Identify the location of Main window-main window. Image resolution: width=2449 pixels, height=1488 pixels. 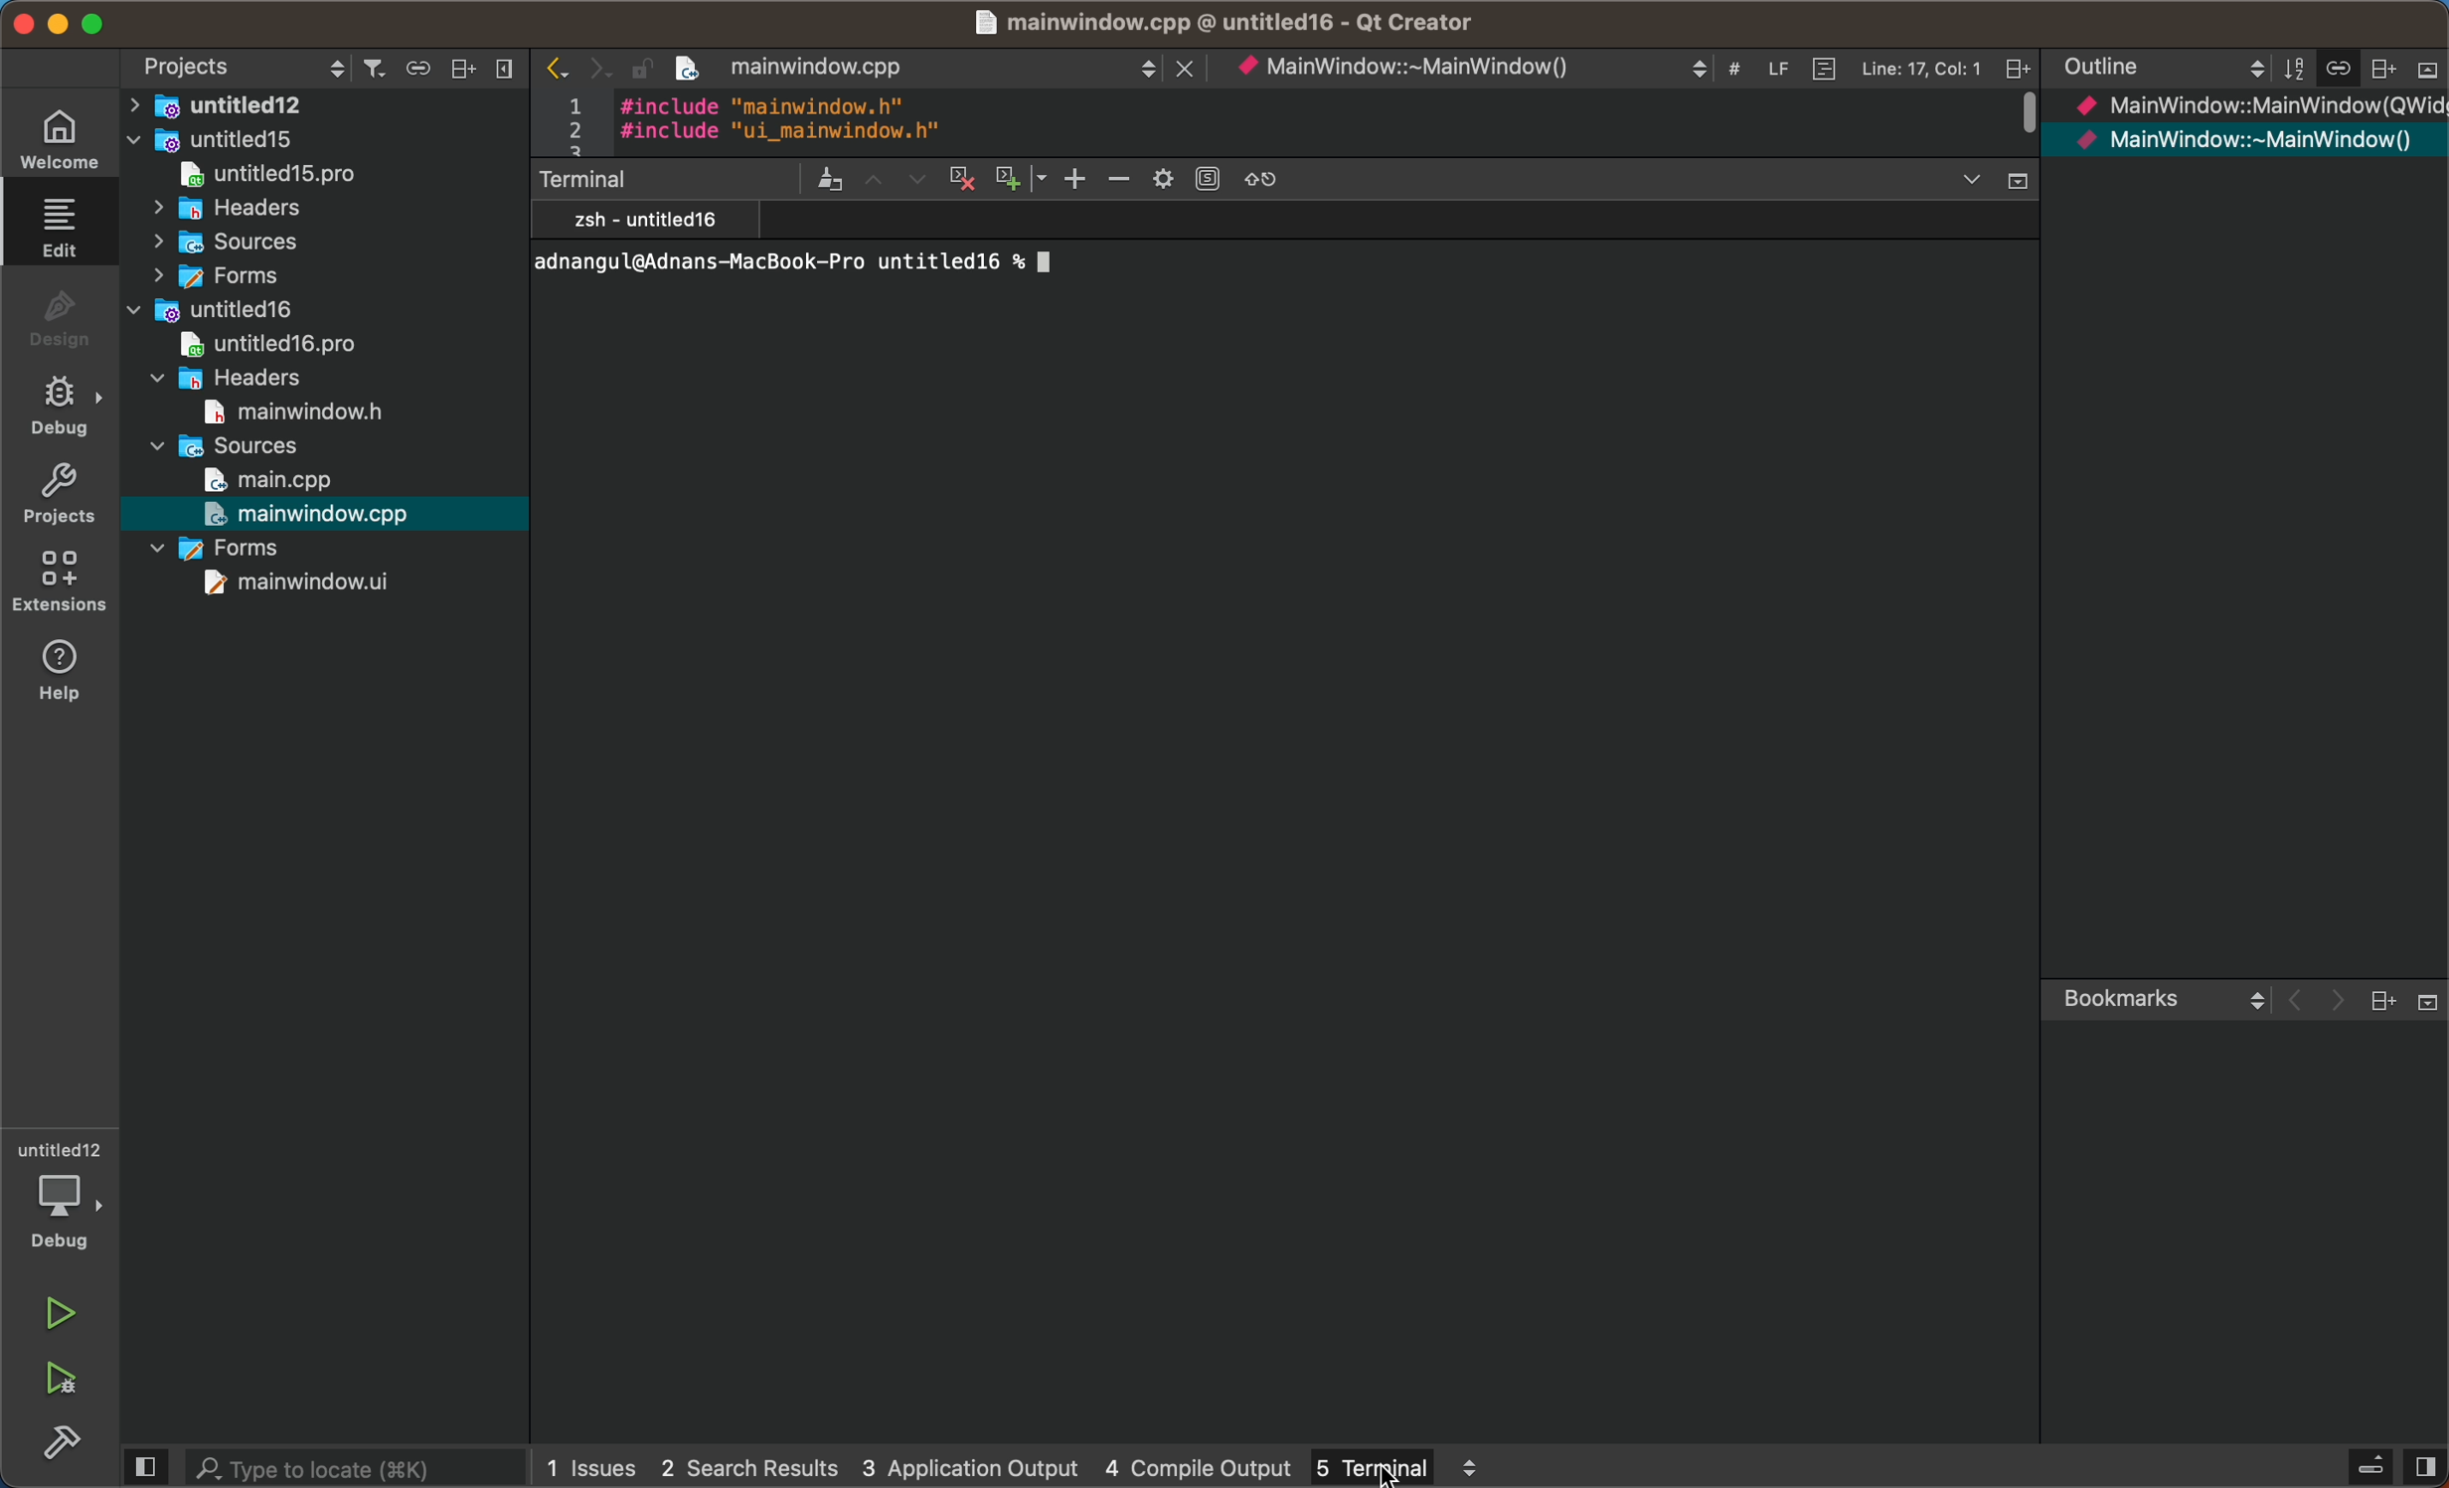
(2245, 144).